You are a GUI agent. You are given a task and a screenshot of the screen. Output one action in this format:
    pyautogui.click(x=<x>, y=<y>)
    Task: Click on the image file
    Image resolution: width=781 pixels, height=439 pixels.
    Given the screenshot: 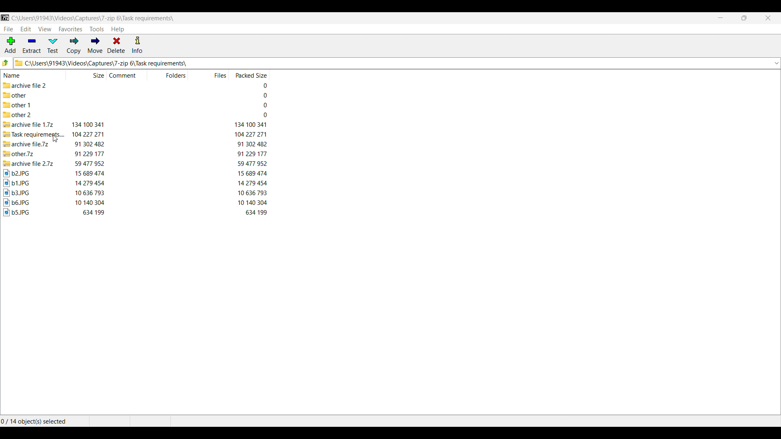 What is the action you would take?
    pyautogui.click(x=27, y=173)
    